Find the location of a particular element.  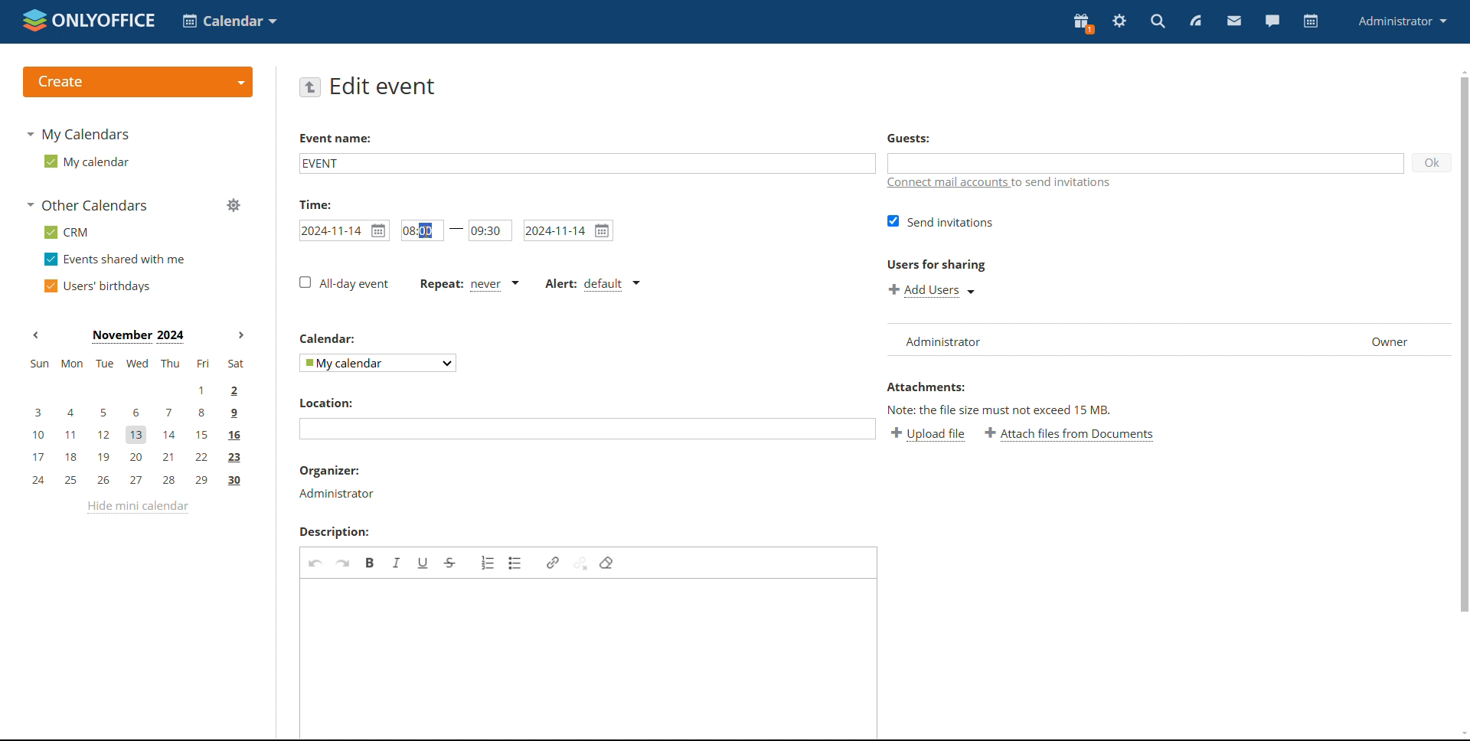

logo is located at coordinates (90, 21).